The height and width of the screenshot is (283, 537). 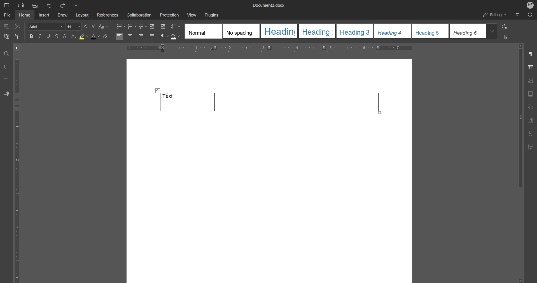 What do you see at coordinates (203, 31) in the screenshot?
I see `Normal` at bounding box center [203, 31].